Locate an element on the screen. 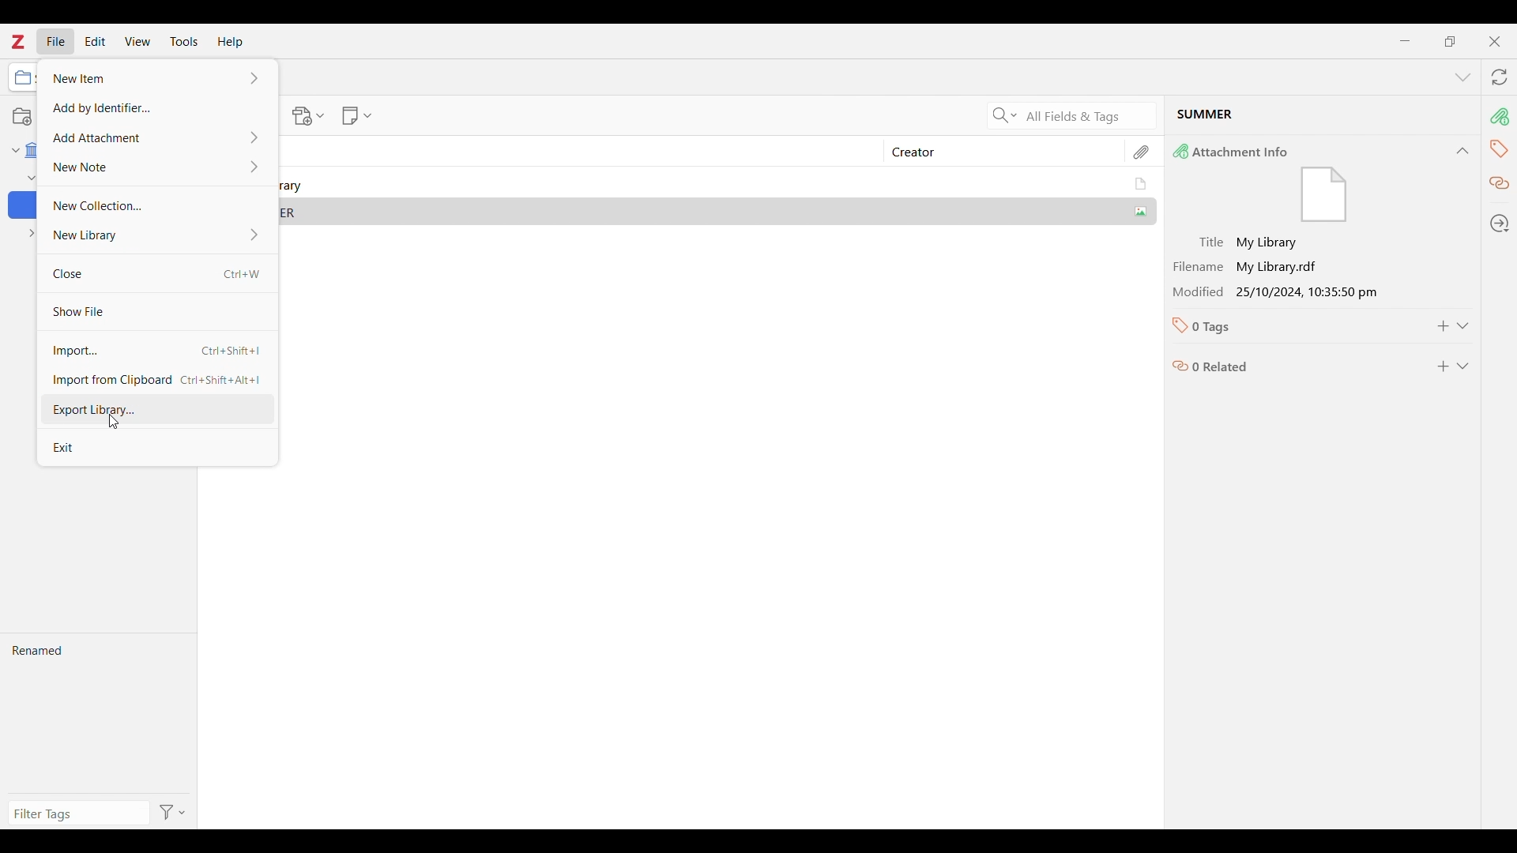  Current selected file is located at coordinates (1322, 117).